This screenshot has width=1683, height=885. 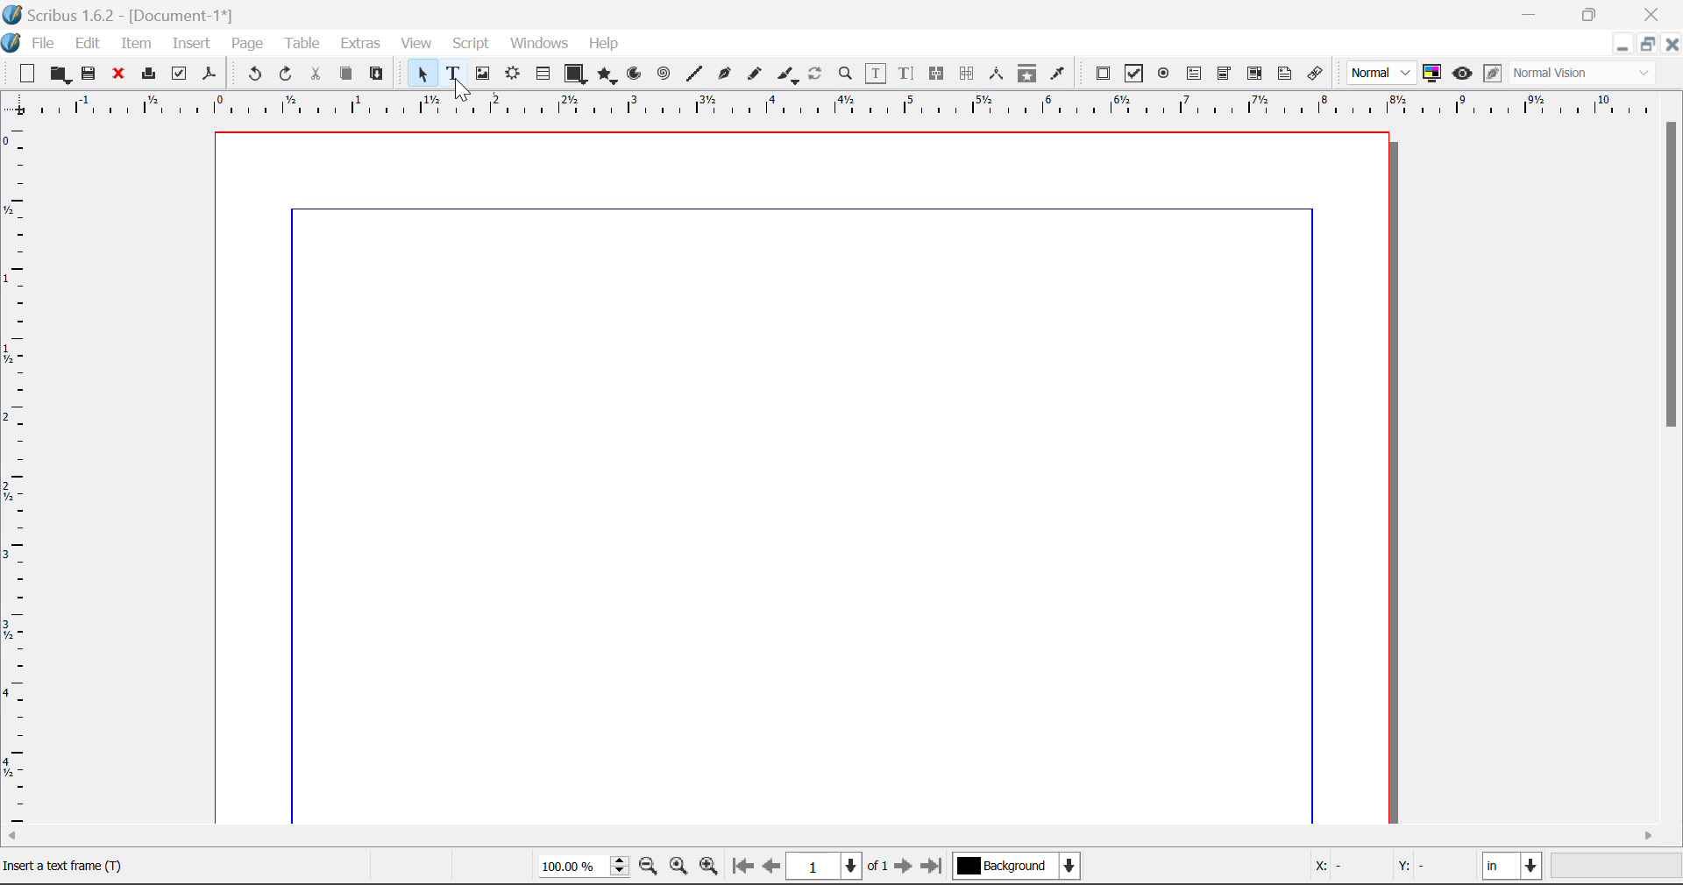 I want to click on Script, so click(x=472, y=46).